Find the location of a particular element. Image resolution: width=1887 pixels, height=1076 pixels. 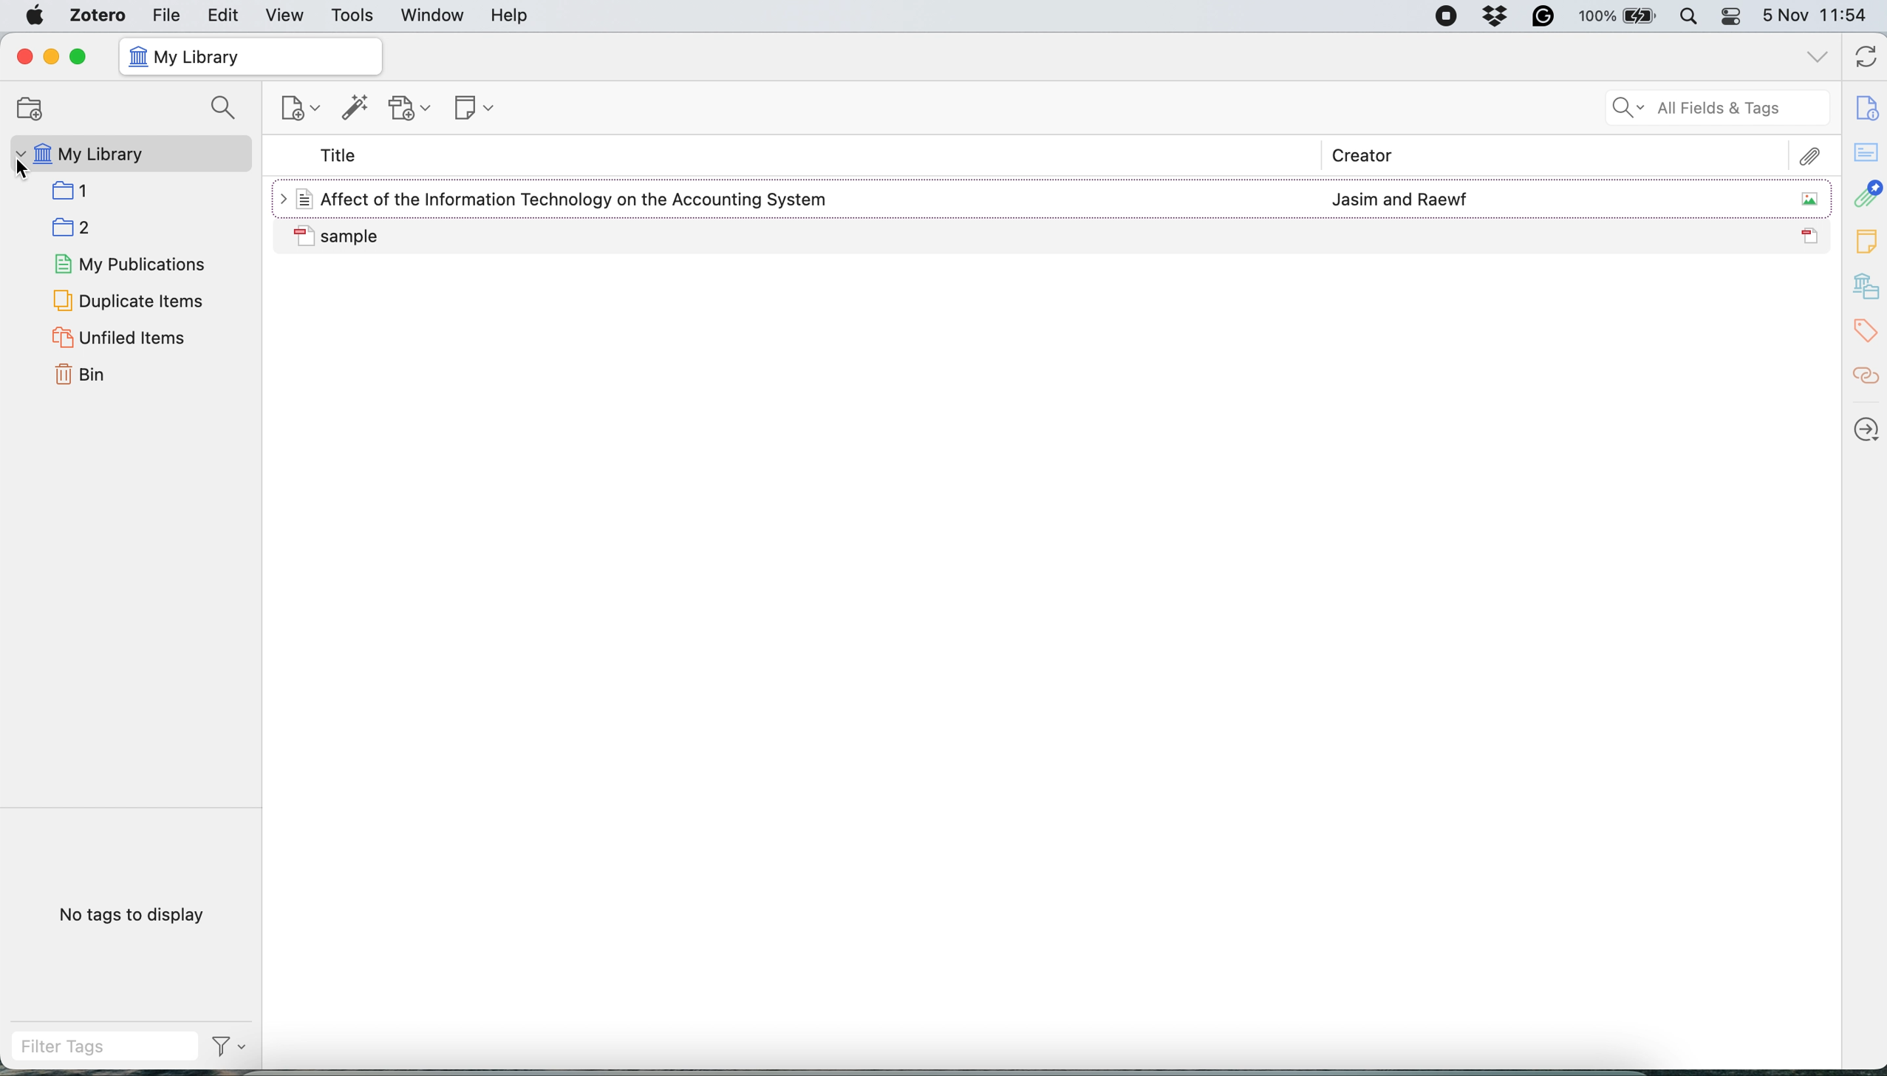

Sample is located at coordinates (529, 236).